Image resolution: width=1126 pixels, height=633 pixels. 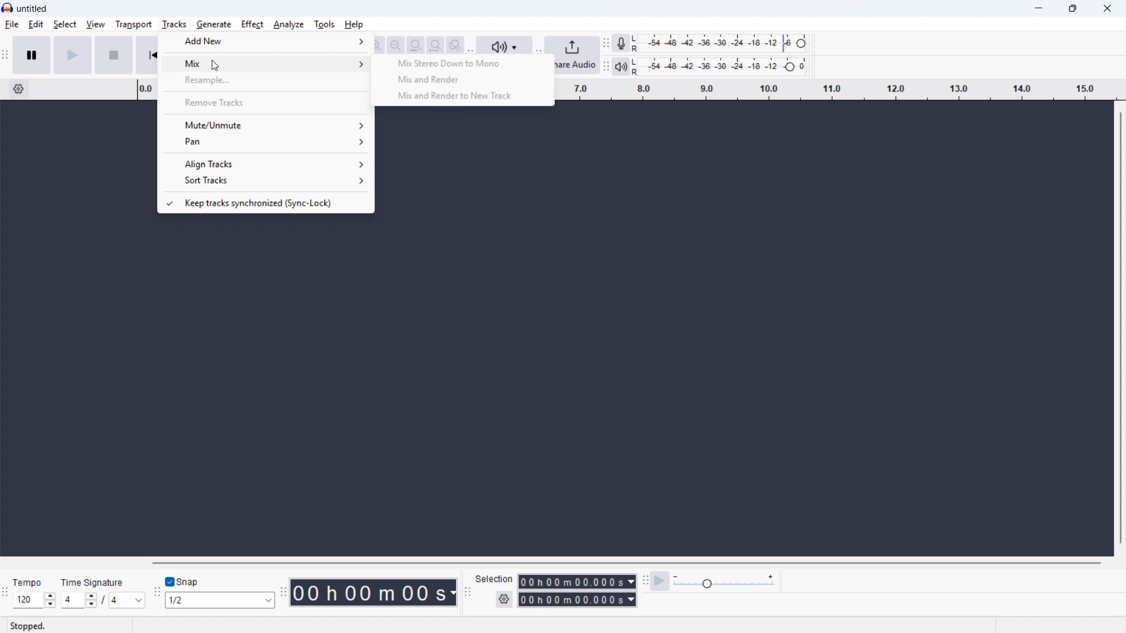 I want to click on Pan , so click(x=265, y=141).